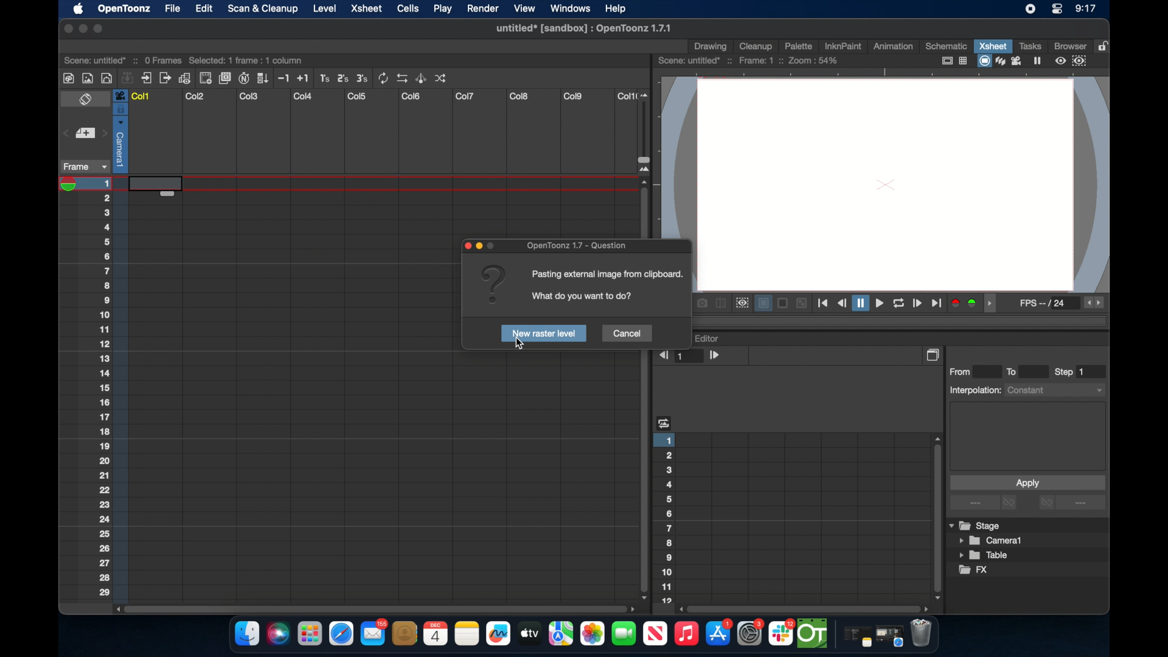  Describe the element at coordinates (561, 634) in the screenshot. I see `imaps` at that location.